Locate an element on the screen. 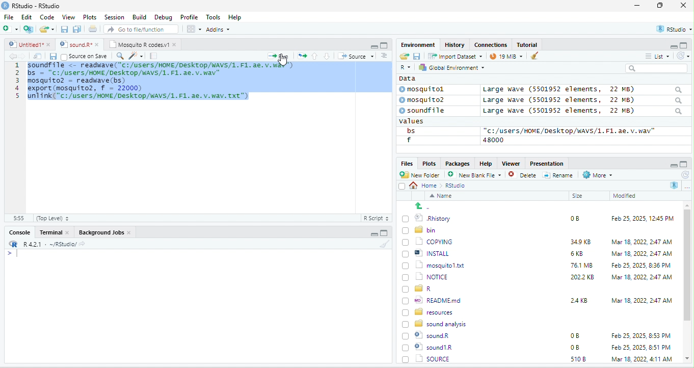 The width and height of the screenshot is (694, 368). | @] INSTALL is located at coordinates (428, 253).